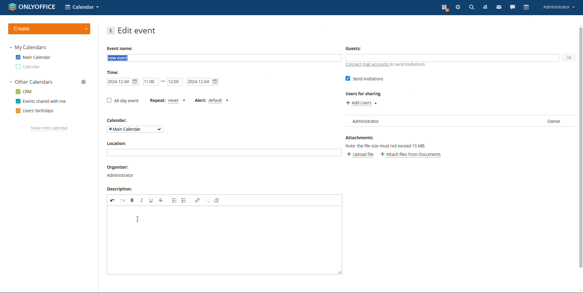  What do you see at coordinates (197, 200) in the screenshot?
I see `link` at bounding box center [197, 200].